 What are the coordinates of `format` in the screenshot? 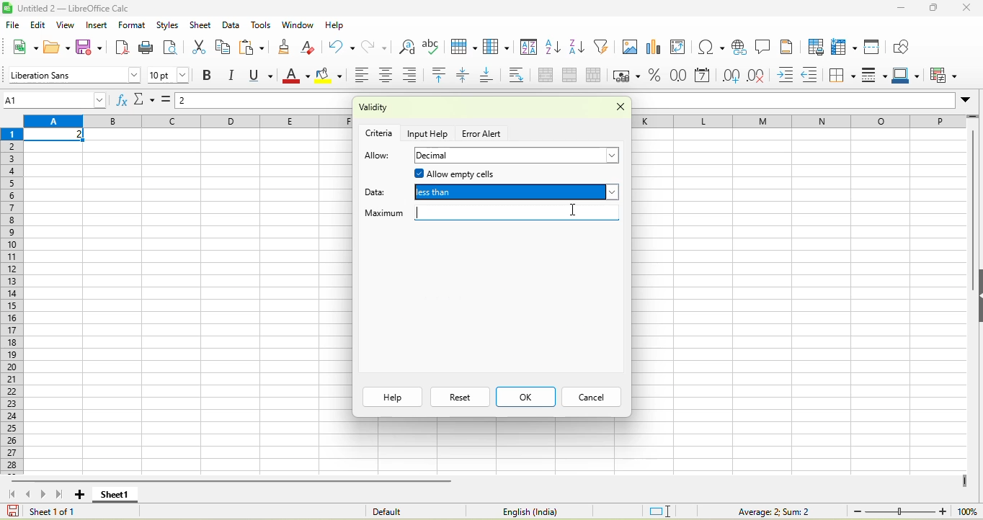 It's located at (134, 24).